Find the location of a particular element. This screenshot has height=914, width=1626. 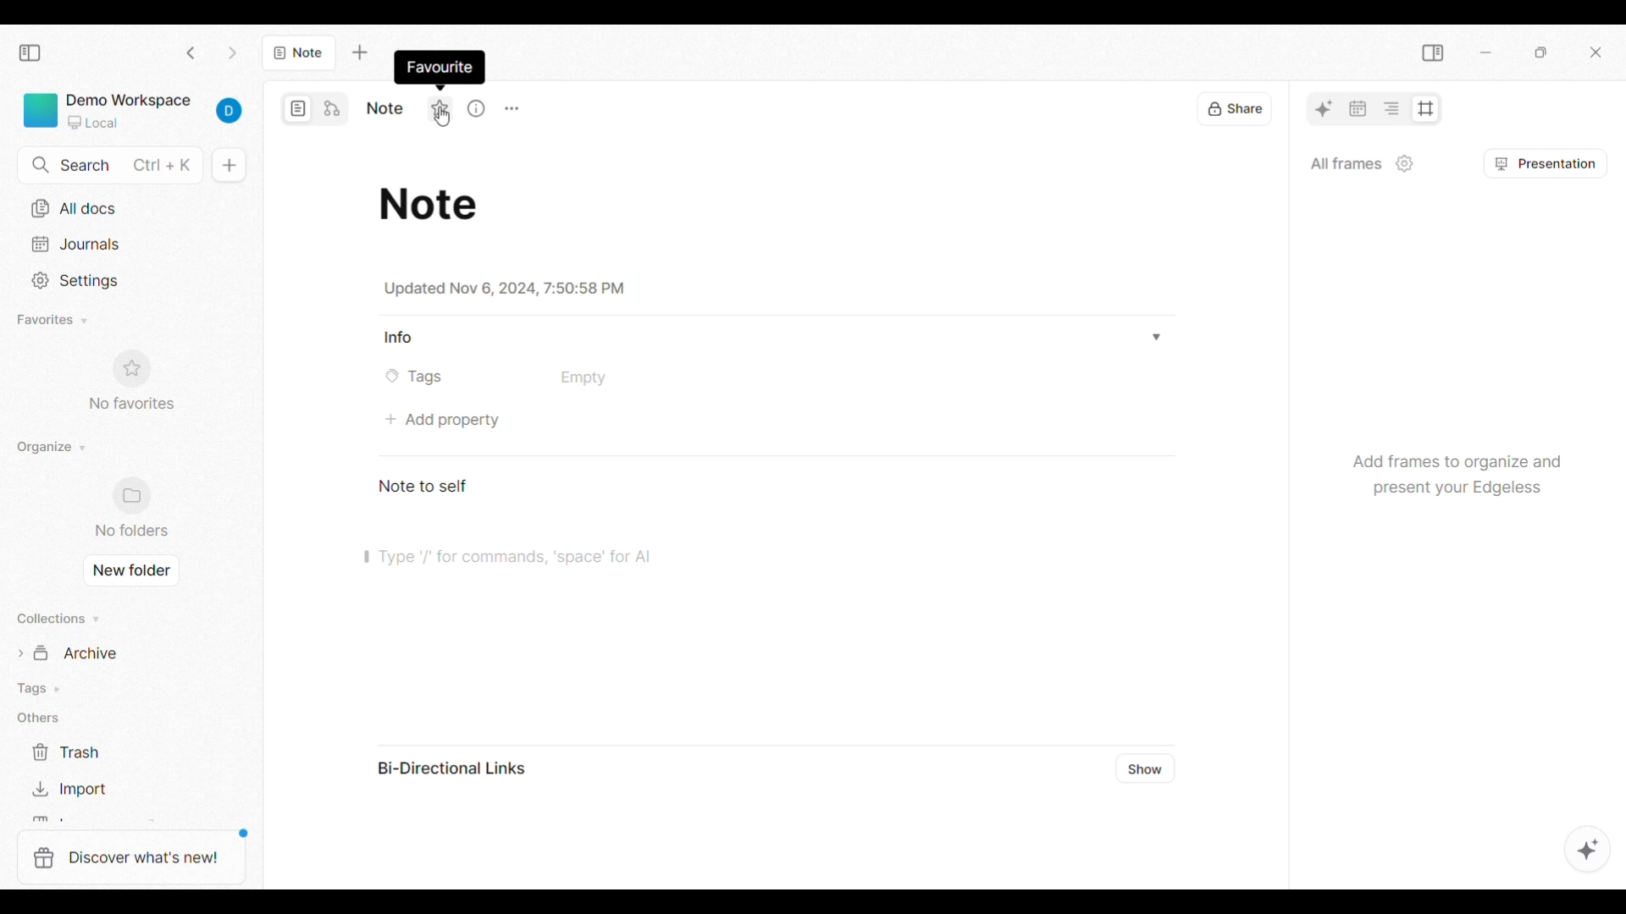

Ask AI is located at coordinates (1588, 849).